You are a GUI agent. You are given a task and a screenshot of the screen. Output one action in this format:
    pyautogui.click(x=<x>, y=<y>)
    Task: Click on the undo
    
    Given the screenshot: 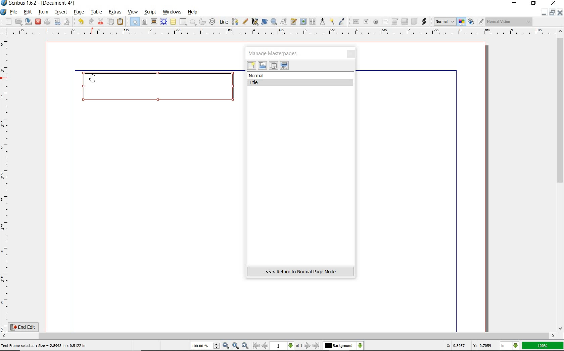 What is the action you would take?
    pyautogui.click(x=80, y=21)
    